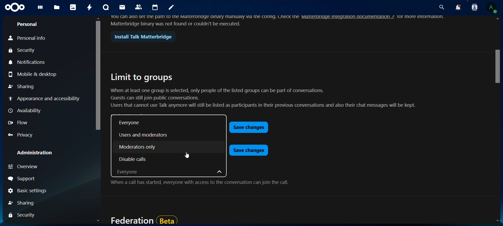  I want to click on When at least one group is selected, only people of the listed groups can be part of conversations.
Guests can still join public conversations.
Users that cannot use Talk anymore will still be listed as participants in their previous conversations and also their chat messages will be kept., so click(262, 99).